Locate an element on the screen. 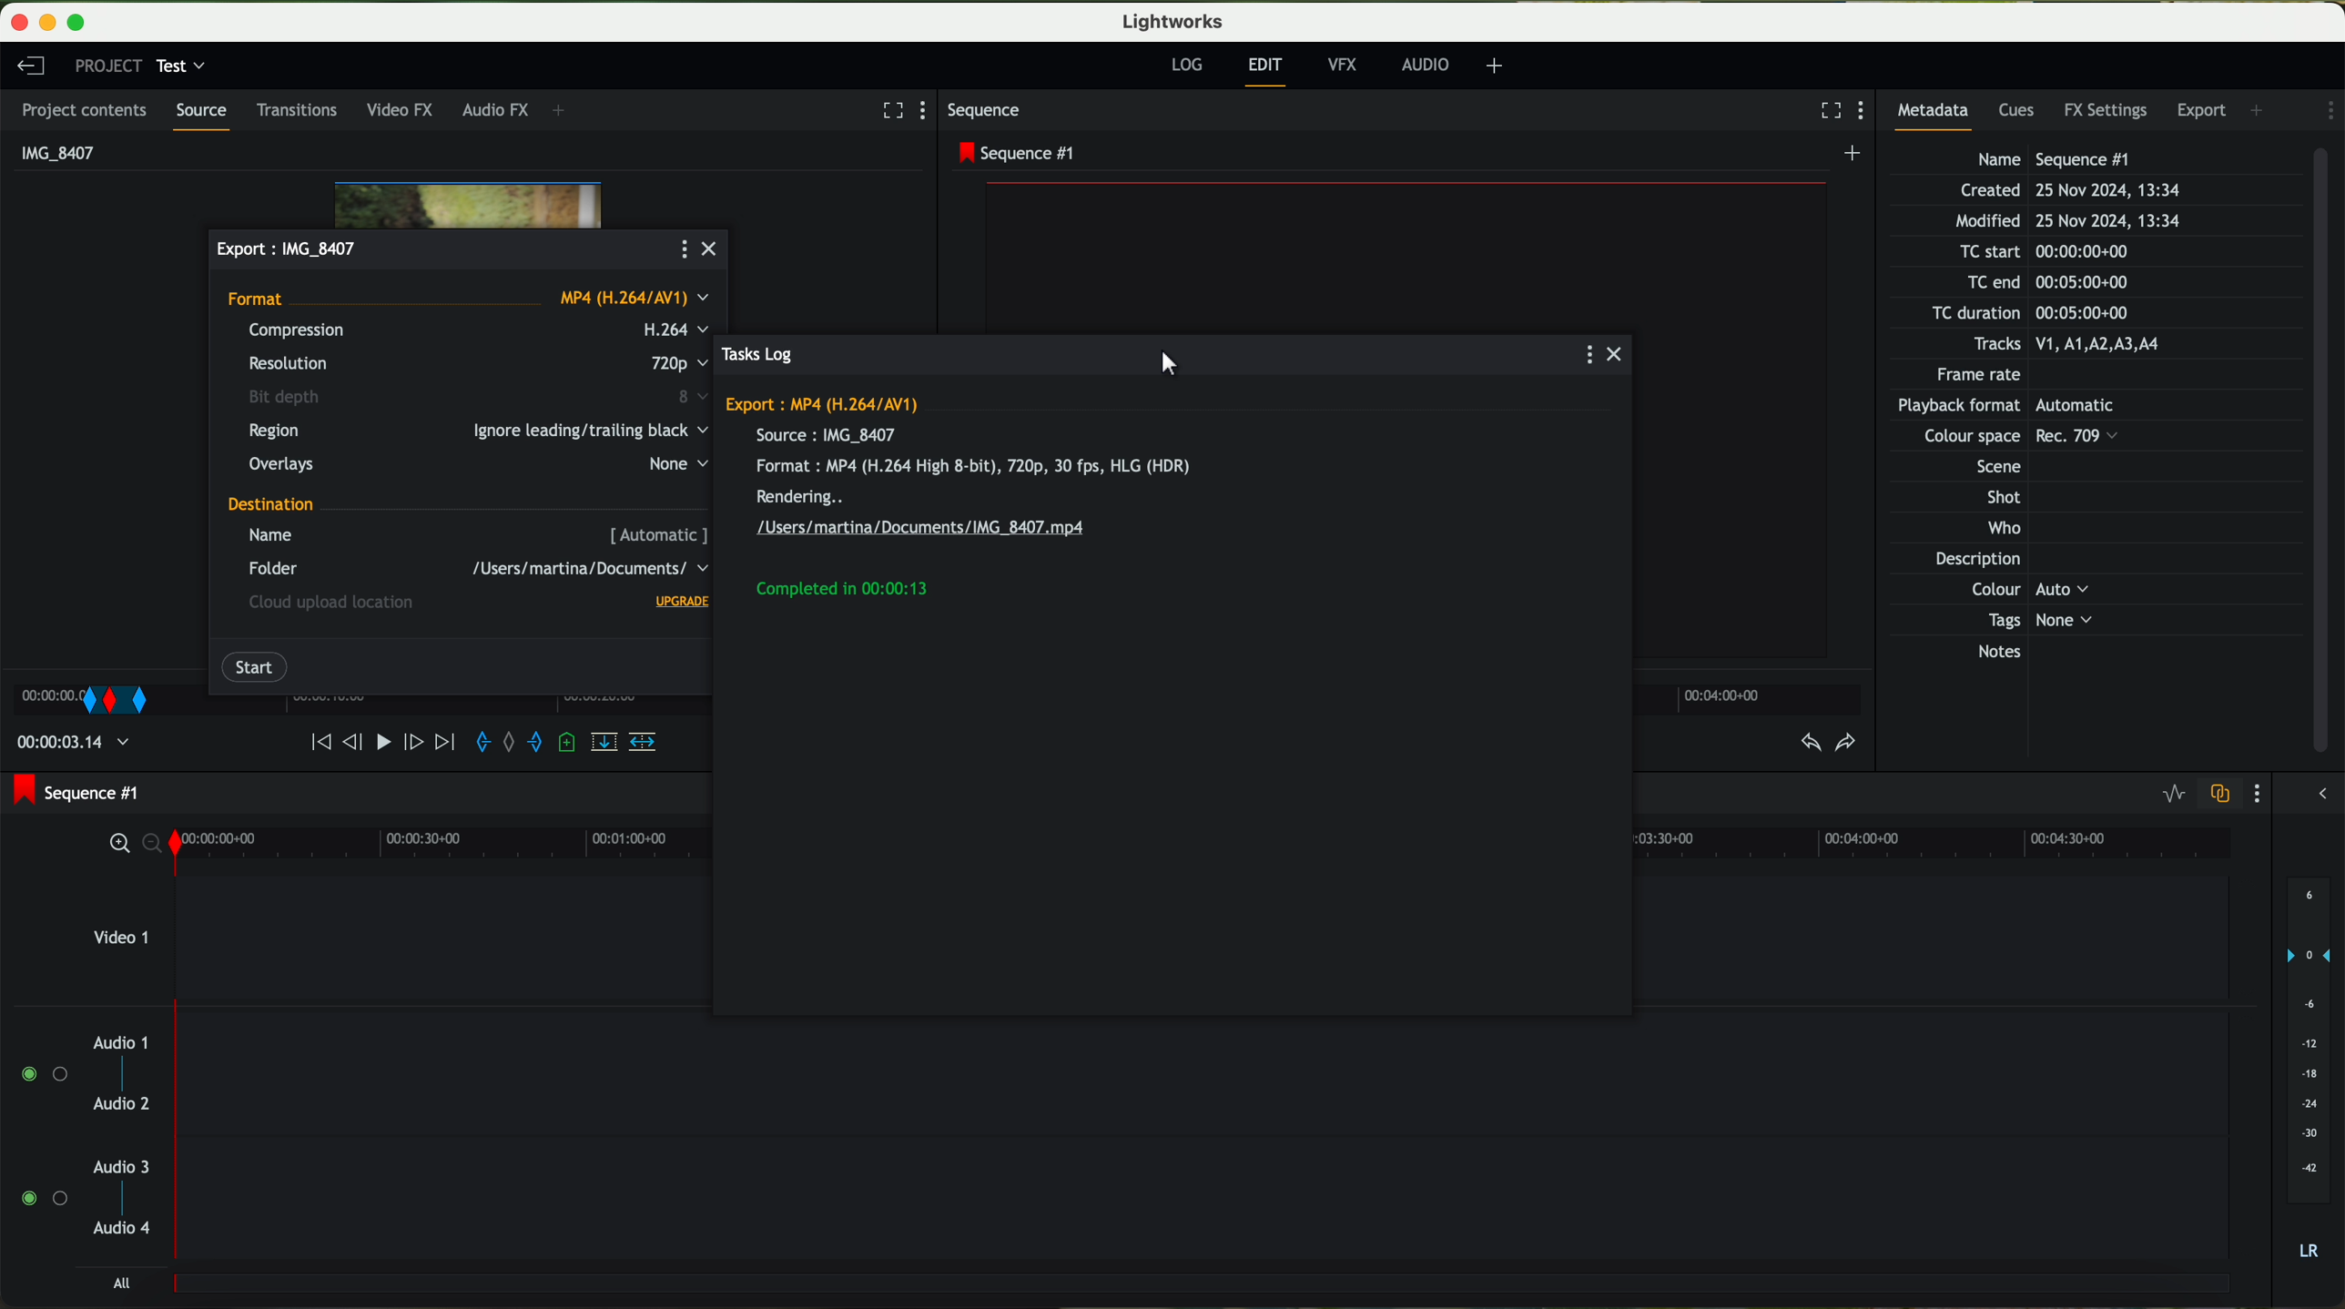 Image resolution: width=2345 pixels, height=1309 pixels. zoom out is located at coordinates (151, 847).